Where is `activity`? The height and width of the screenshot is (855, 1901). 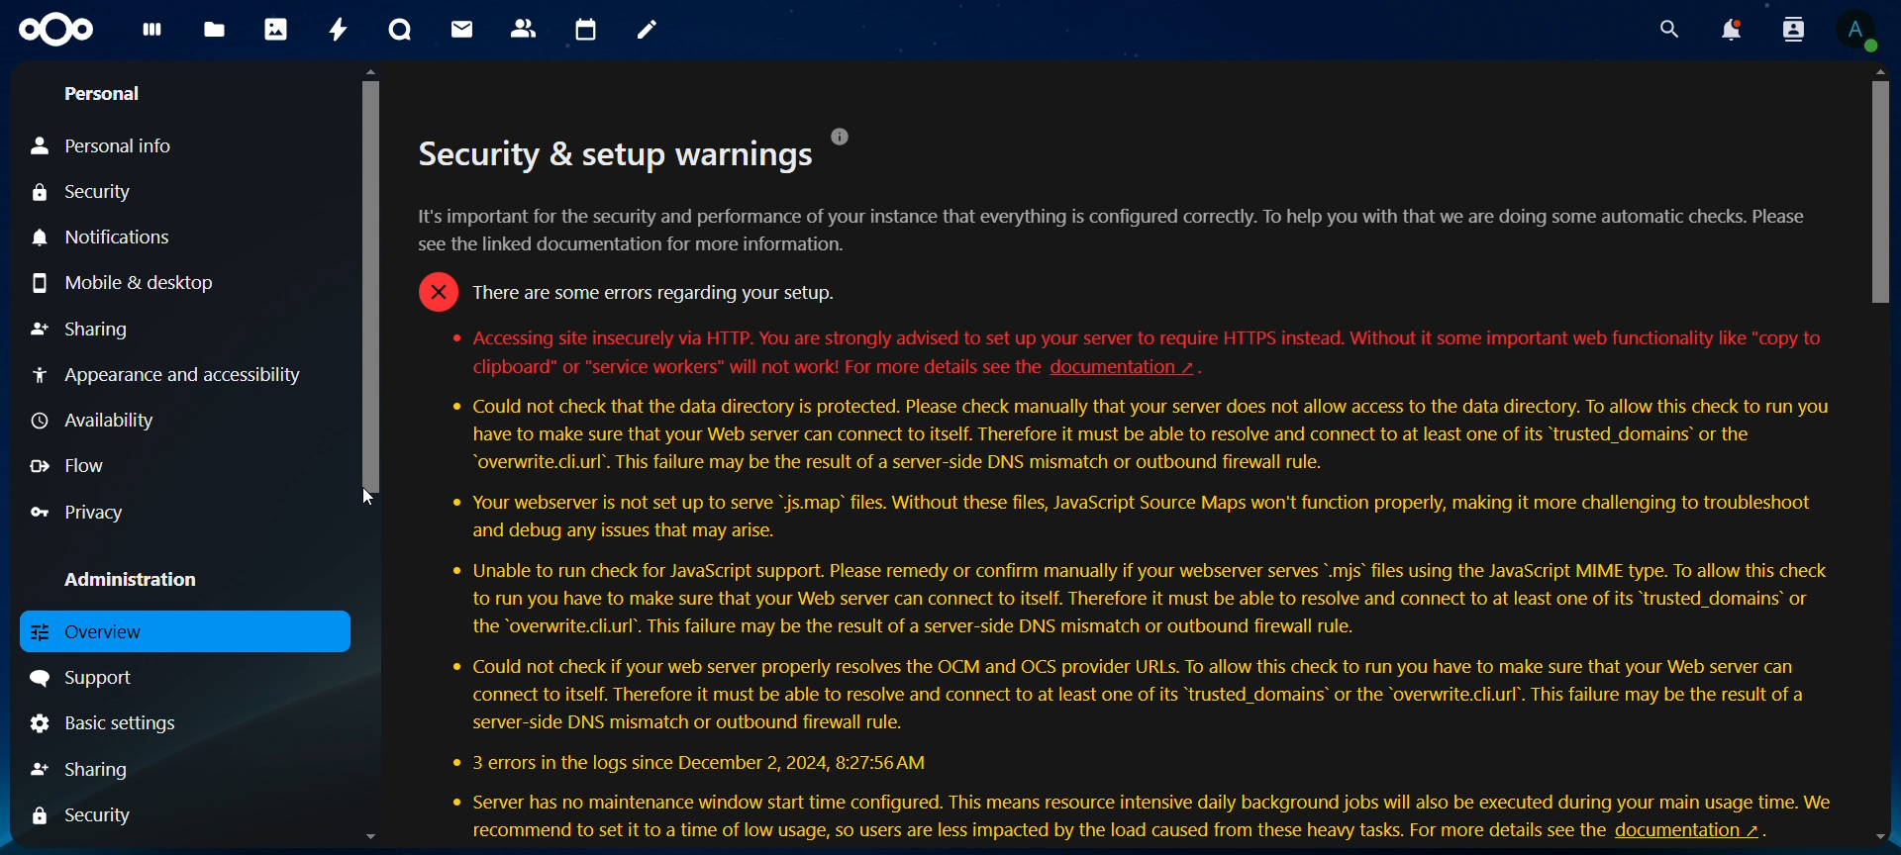
activity is located at coordinates (341, 30).